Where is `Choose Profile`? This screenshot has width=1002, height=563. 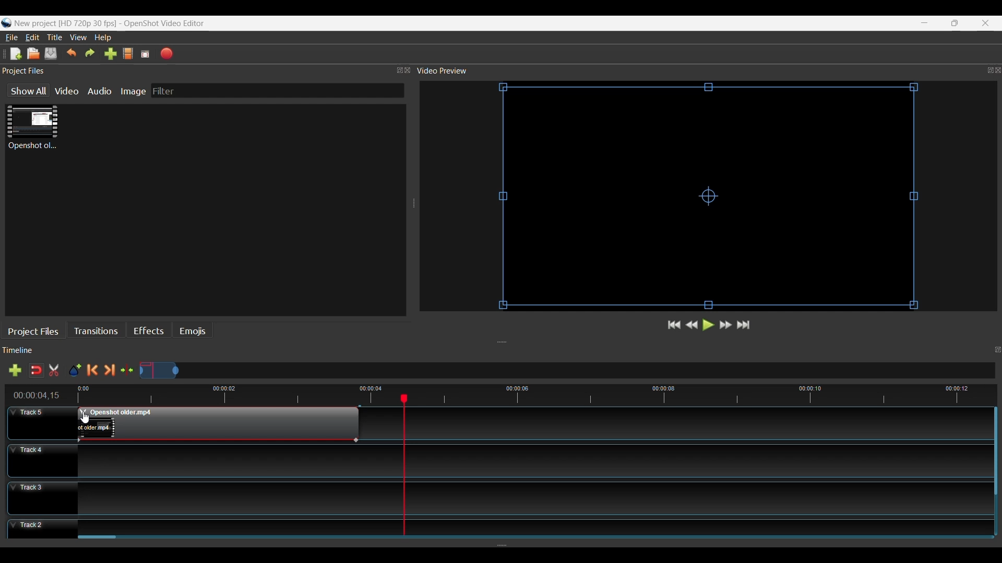
Choose Profile is located at coordinates (127, 54).